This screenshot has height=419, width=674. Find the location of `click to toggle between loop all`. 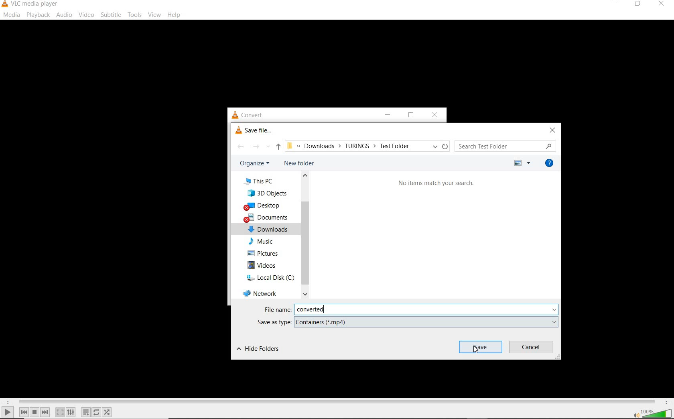

click to toggle between loop all is located at coordinates (97, 412).